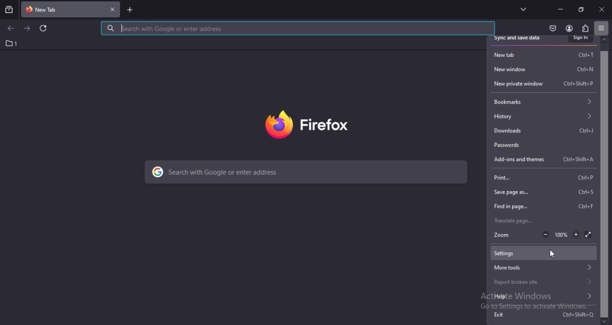 Image resolution: width=612 pixels, height=325 pixels. What do you see at coordinates (543, 100) in the screenshot?
I see `bookmarks` at bounding box center [543, 100].